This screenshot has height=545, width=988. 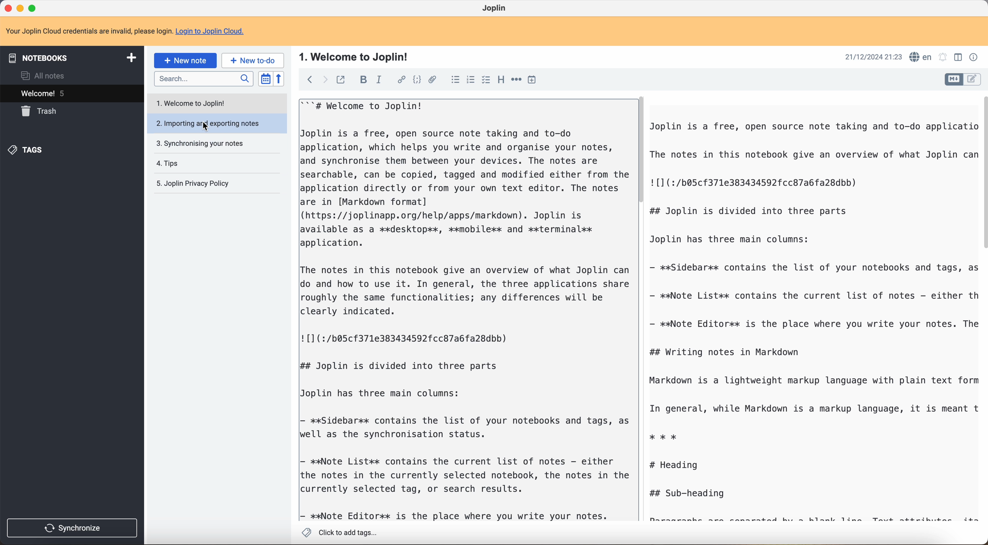 I want to click on new to-do, so click(x=254, y=60).